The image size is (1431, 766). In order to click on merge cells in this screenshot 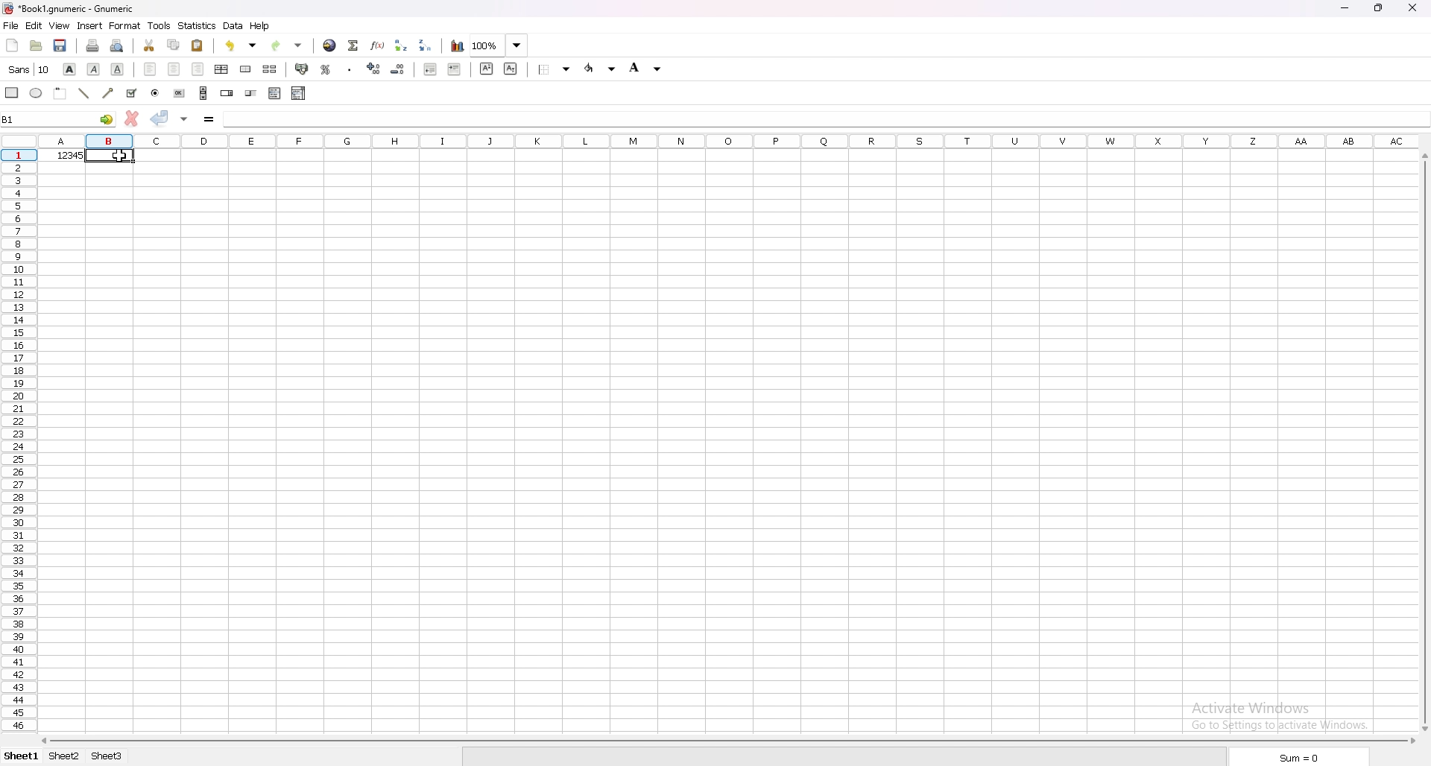, I will do `click(245, 69)`.